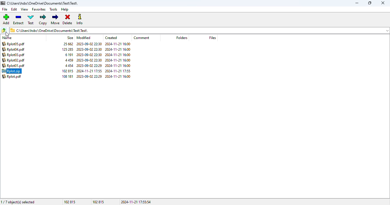 The image size is (390, 205). What do you see at coordinates (182, 38) in the screenshot?
I see `folders` at bounding box center [182, 38].